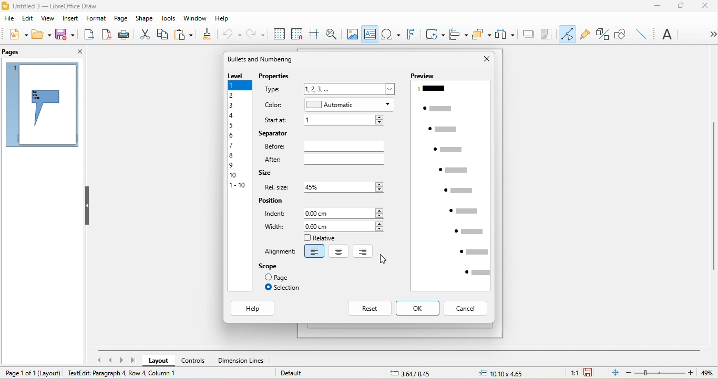 This screenshot has width=718, height=379. What do you see at coordinates (273, 199) in the screenshot?
I see `position` at bounding box center [273, 199].